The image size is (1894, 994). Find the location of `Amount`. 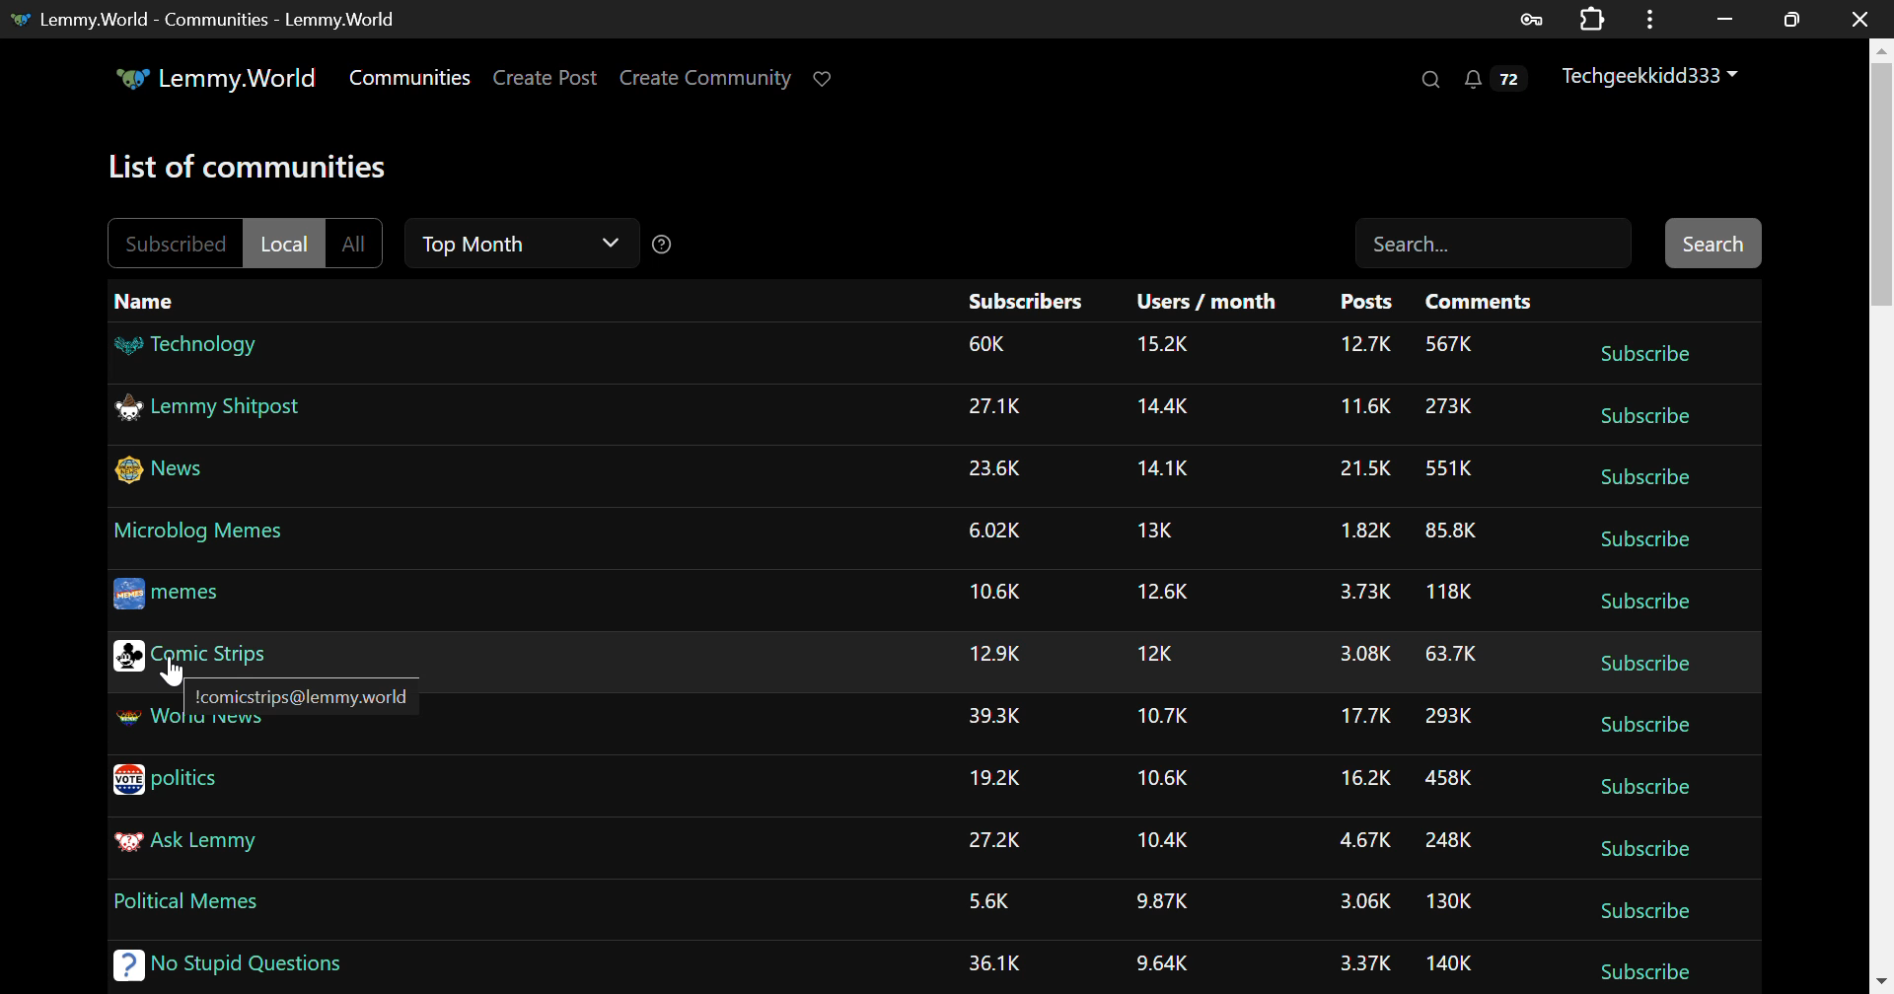

Amount is located at coordinates (1360, 777).